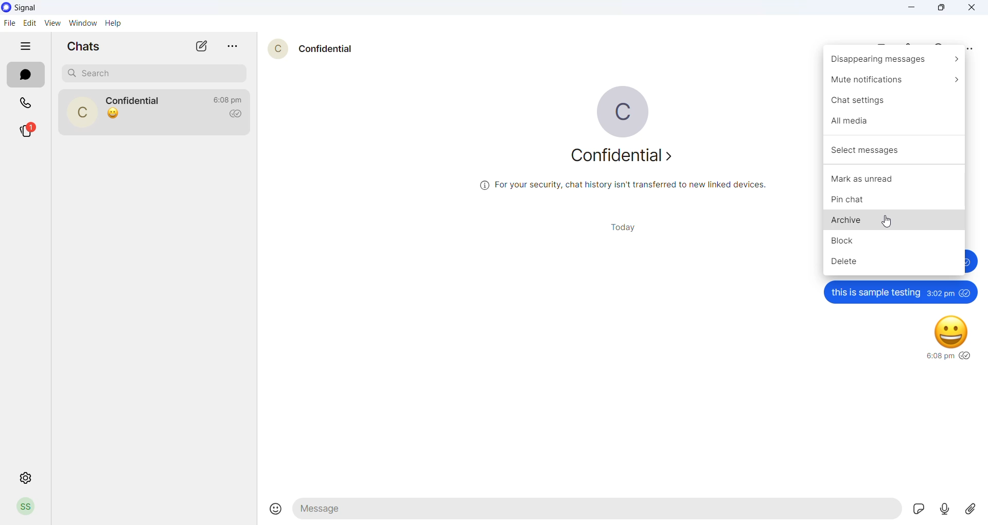 The width and height of the screenshot is (988, 525). I want to click on view, so click(51, 23).